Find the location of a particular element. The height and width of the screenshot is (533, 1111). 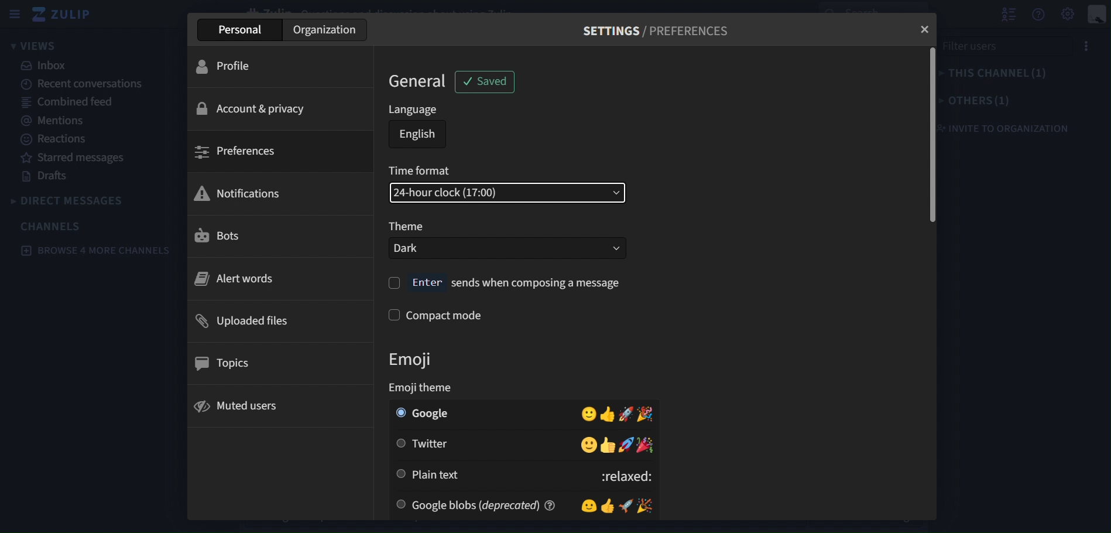

Emojis is located at coordinates (623, 505).